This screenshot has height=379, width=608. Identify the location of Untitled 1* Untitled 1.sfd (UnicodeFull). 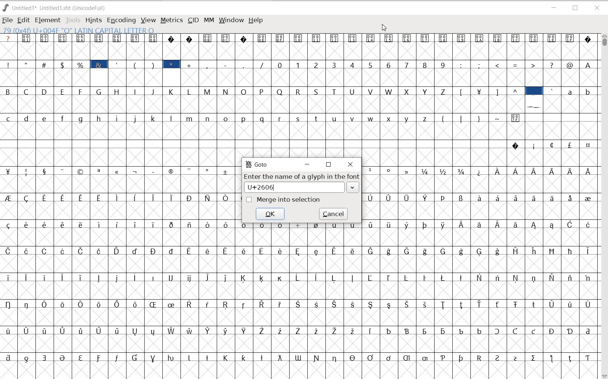
(57, 8).